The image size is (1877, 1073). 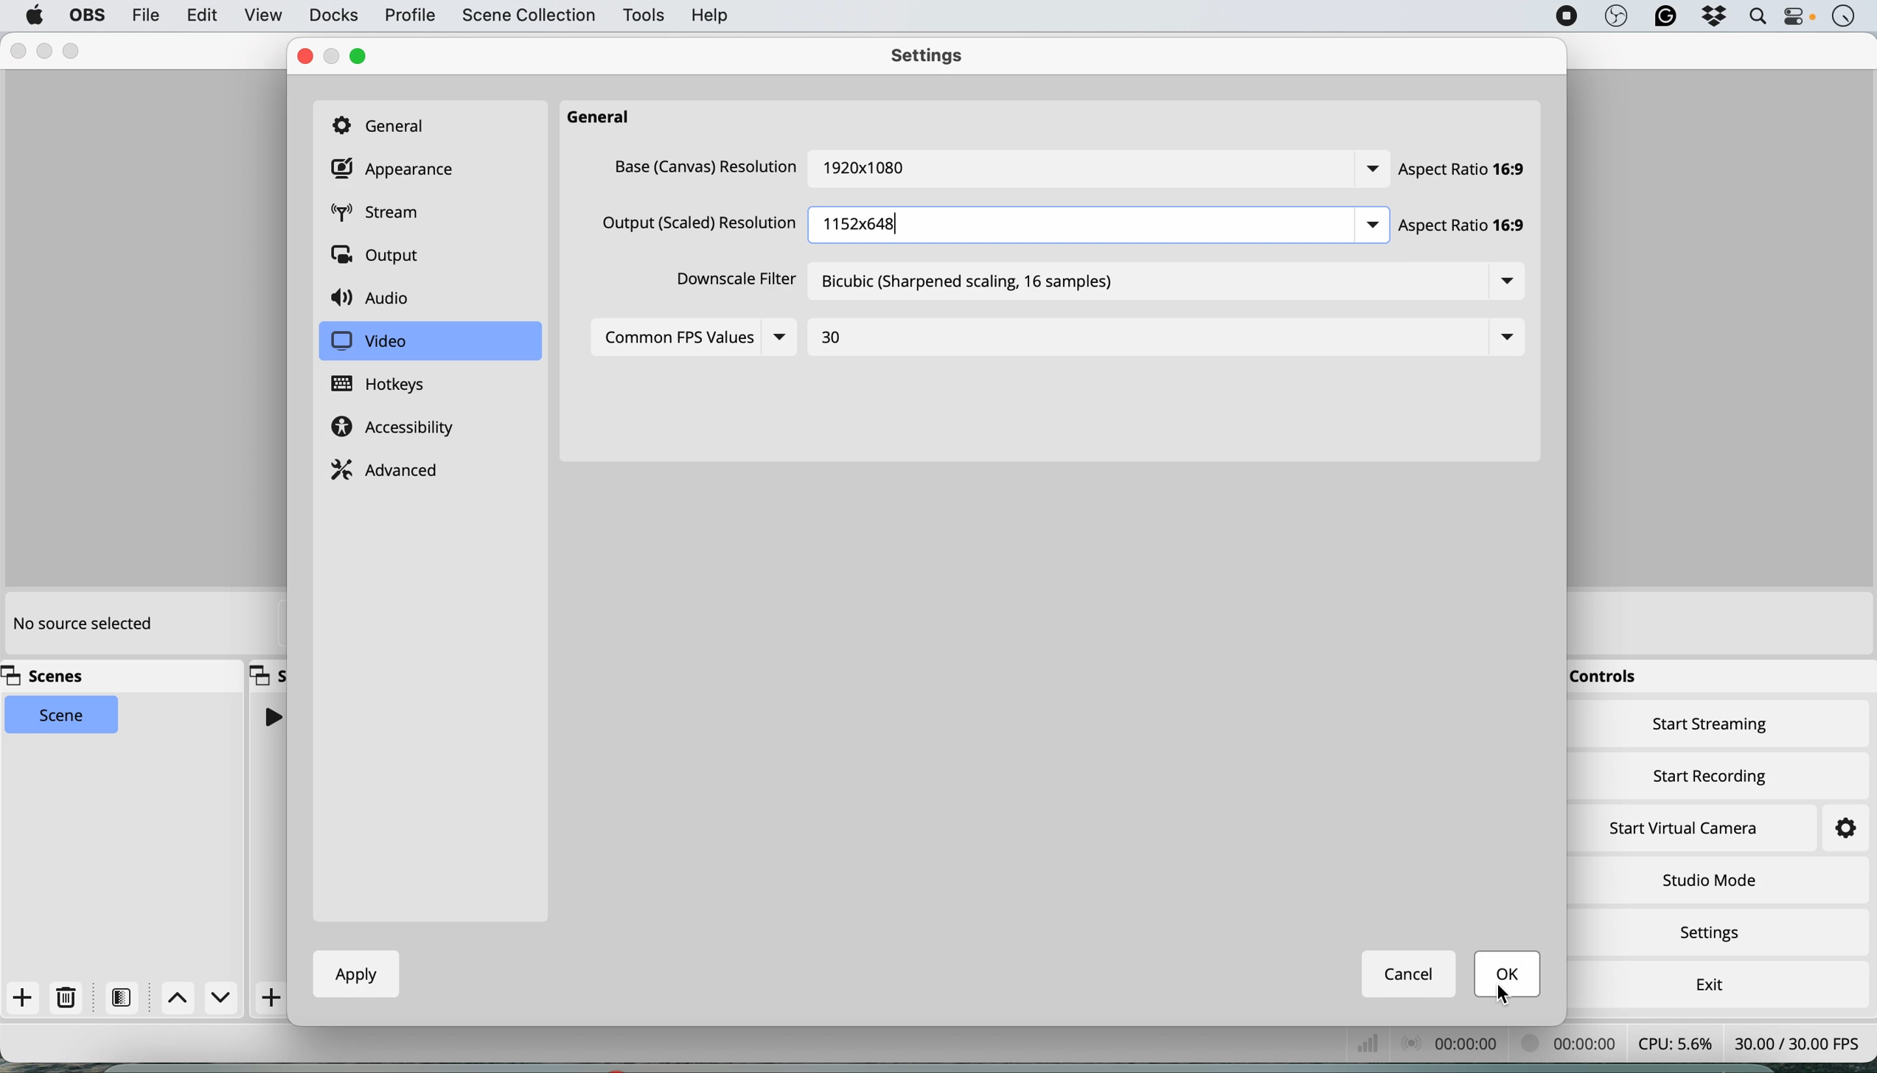 What do you see at coordinates (333, 15) in the screenshot?
I see `docks` at bounding box center [333, 15].